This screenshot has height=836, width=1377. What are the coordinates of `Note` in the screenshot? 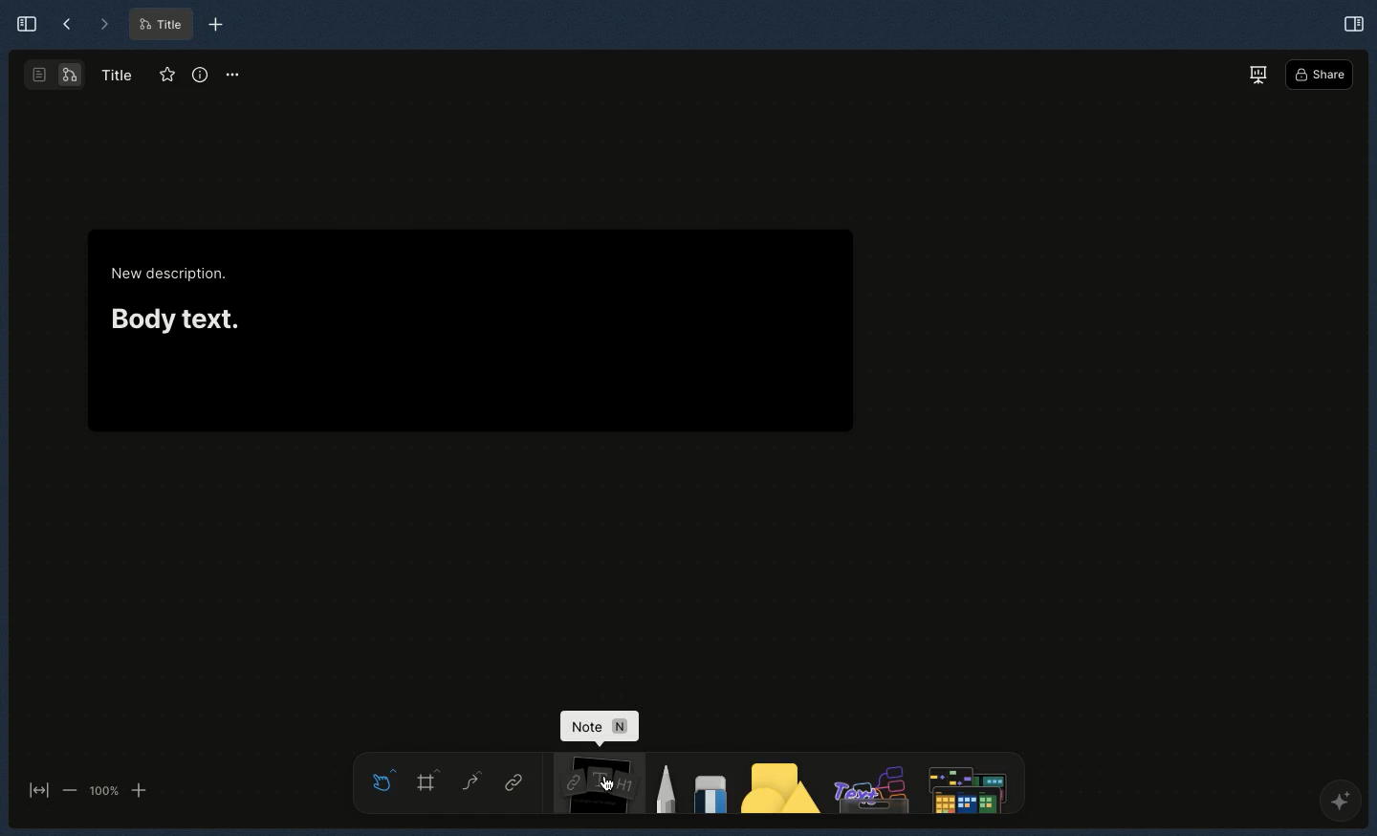 It's located at (592, 784).